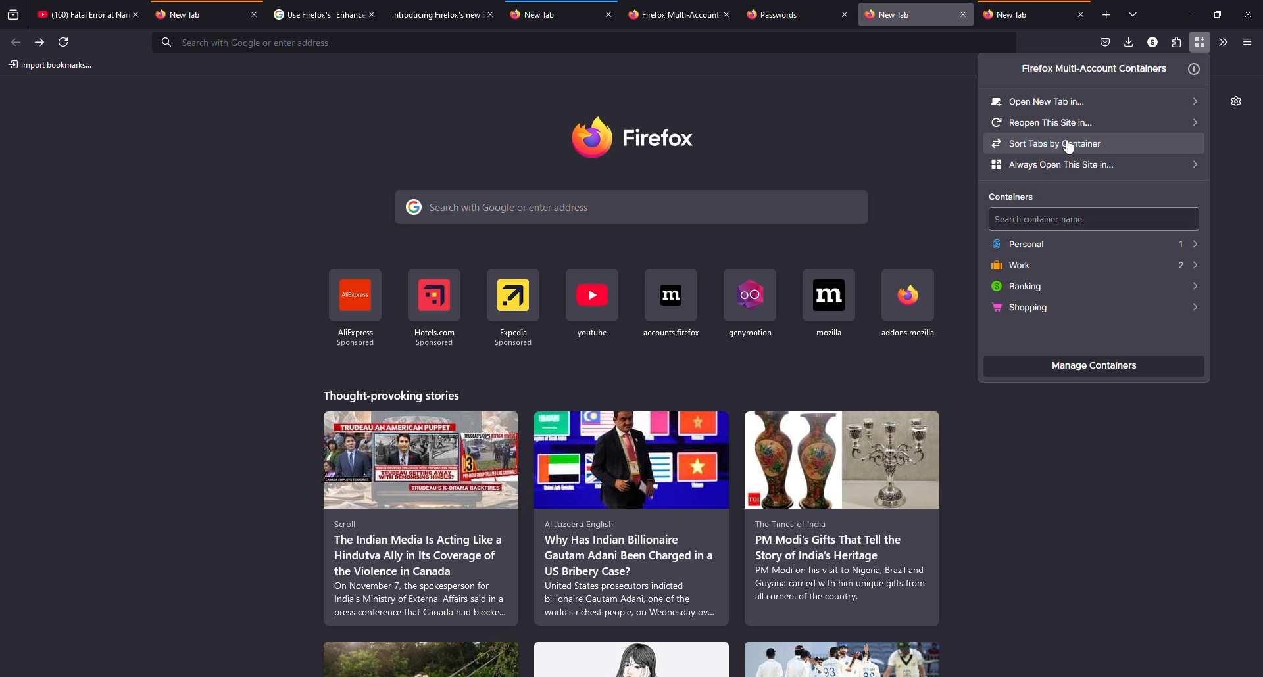  I want to click on settings, so click(1235, 101).